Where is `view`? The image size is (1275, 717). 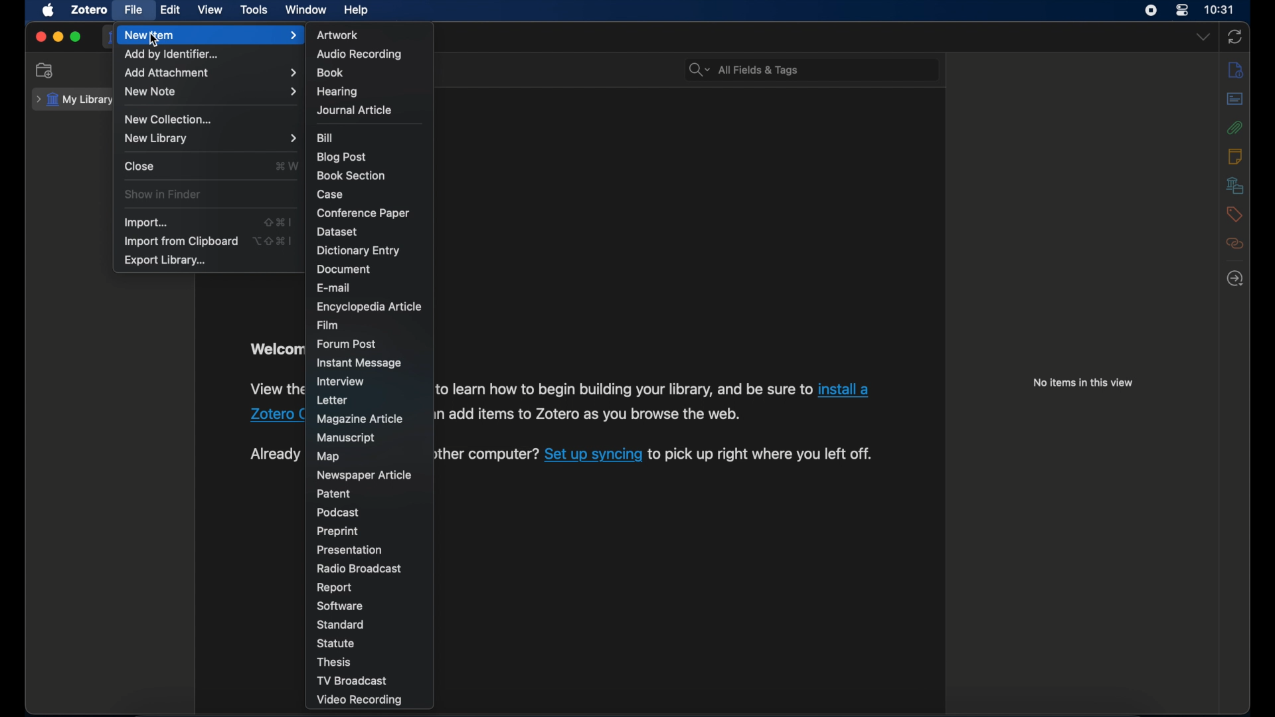
view is located at coordinates (210, 11).